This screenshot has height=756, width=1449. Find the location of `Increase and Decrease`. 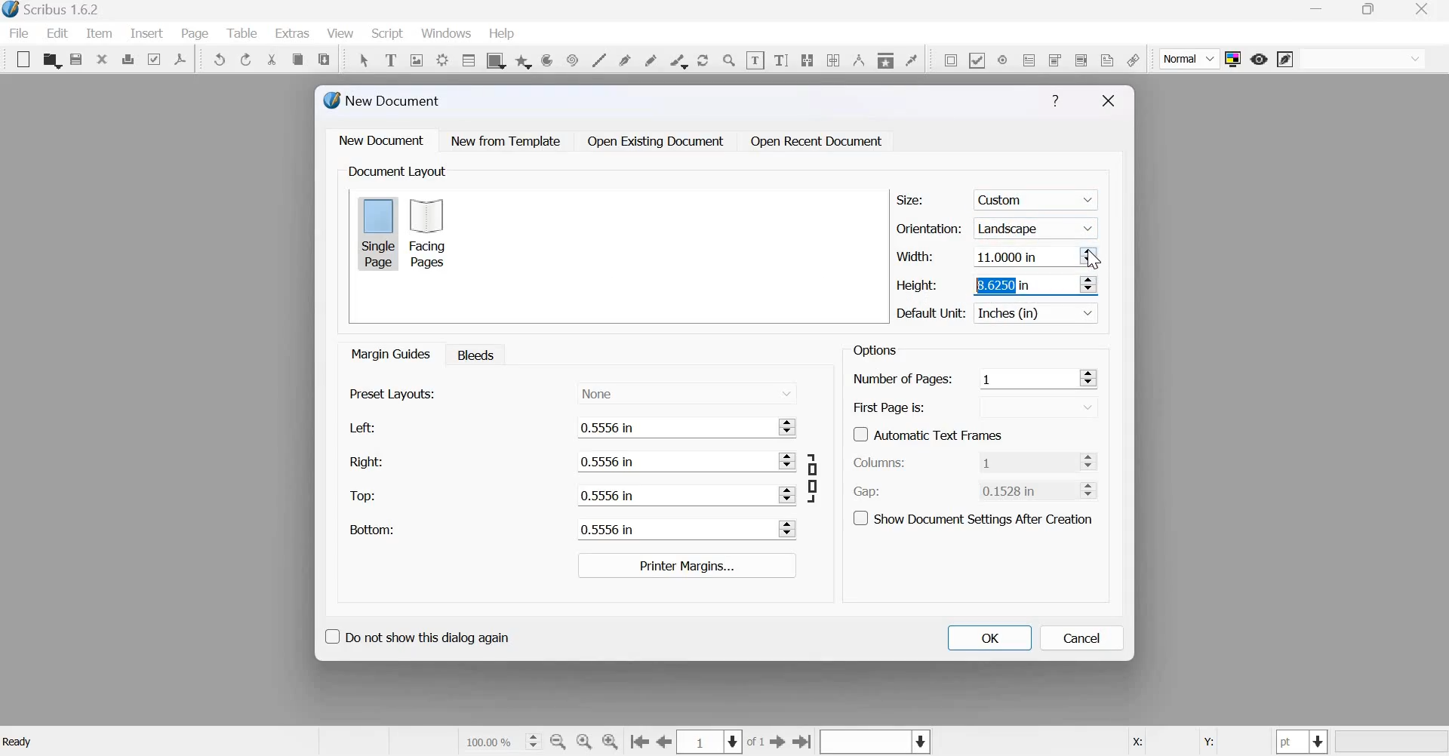

Increase and Decrease is located at coordinates (790, 426).